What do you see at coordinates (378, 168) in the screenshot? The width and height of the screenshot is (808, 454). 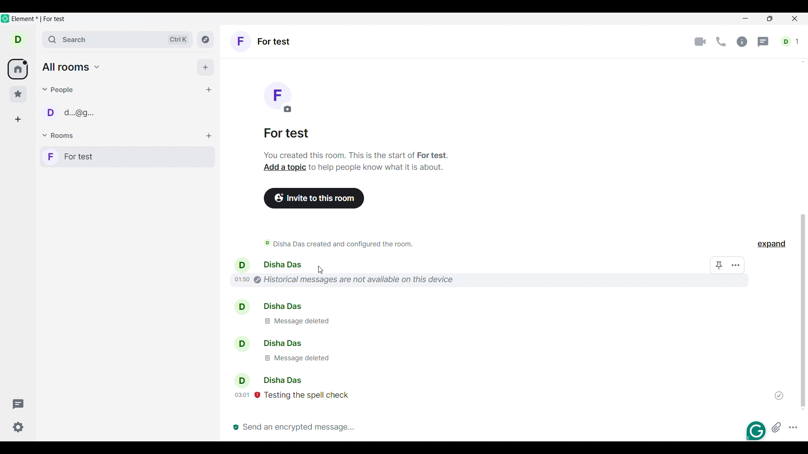 I see `to help people know what it is about` at bounding box center [378, 168].